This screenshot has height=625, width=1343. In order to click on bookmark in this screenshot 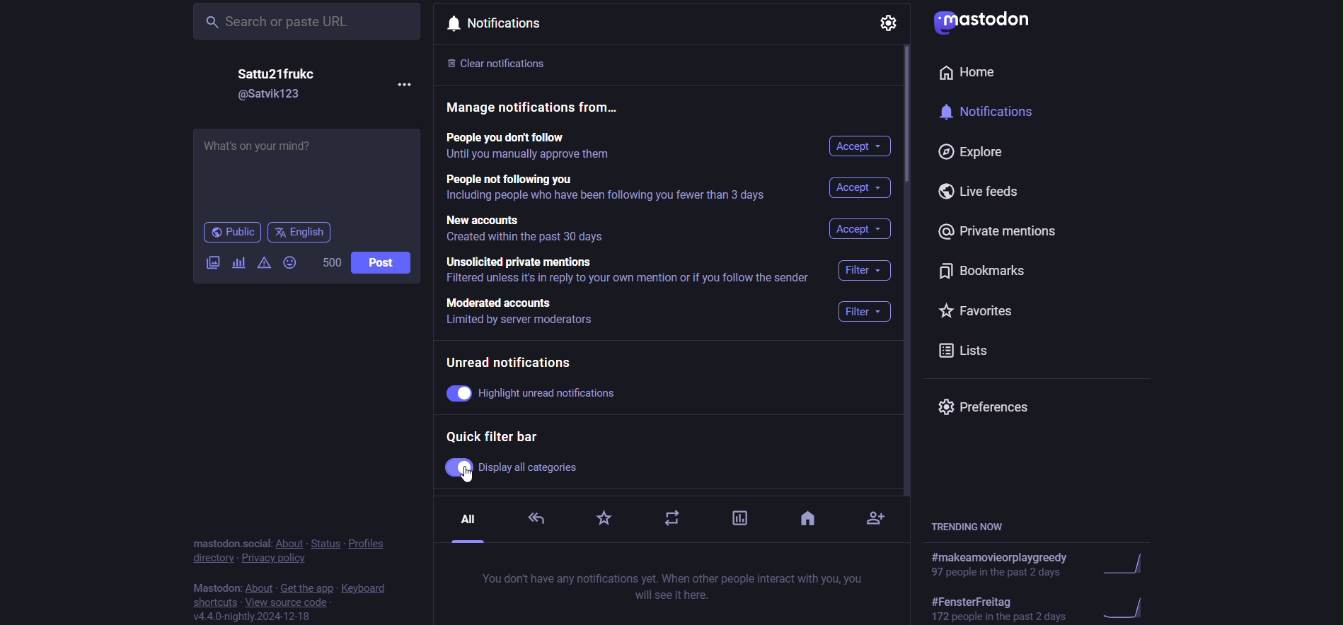, I will do `click(993, 269)`.